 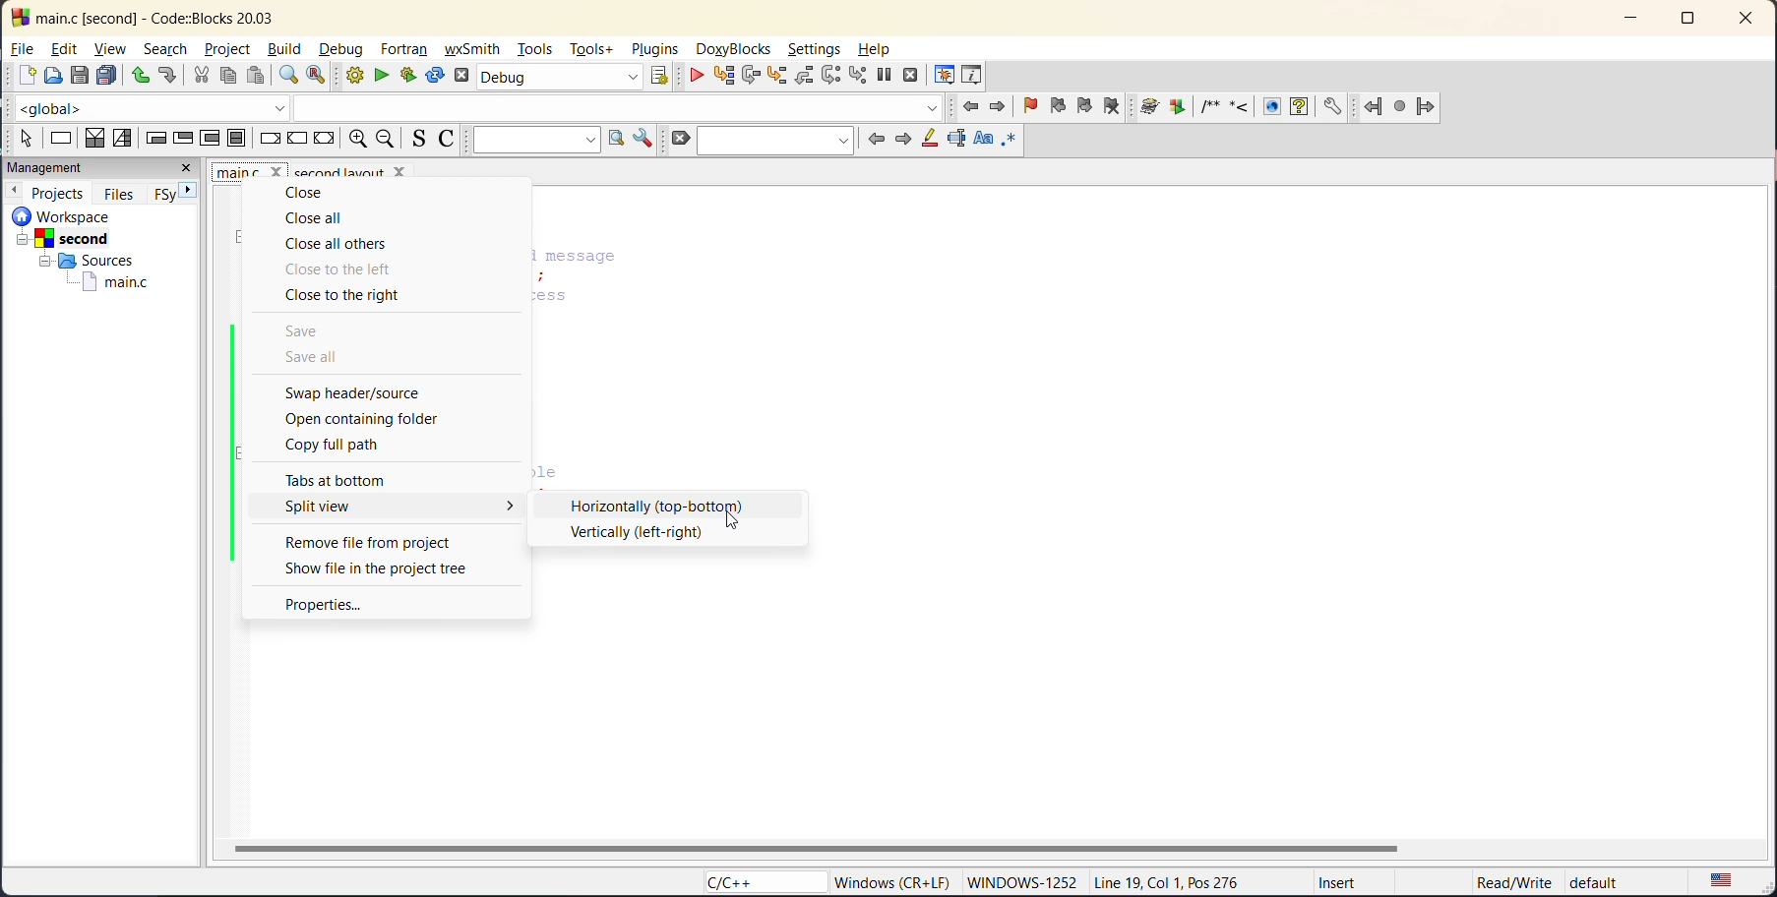 What do you see at coordinates (77, 75) in the screenshot?
I see `save` at bounding box center [77, 75].